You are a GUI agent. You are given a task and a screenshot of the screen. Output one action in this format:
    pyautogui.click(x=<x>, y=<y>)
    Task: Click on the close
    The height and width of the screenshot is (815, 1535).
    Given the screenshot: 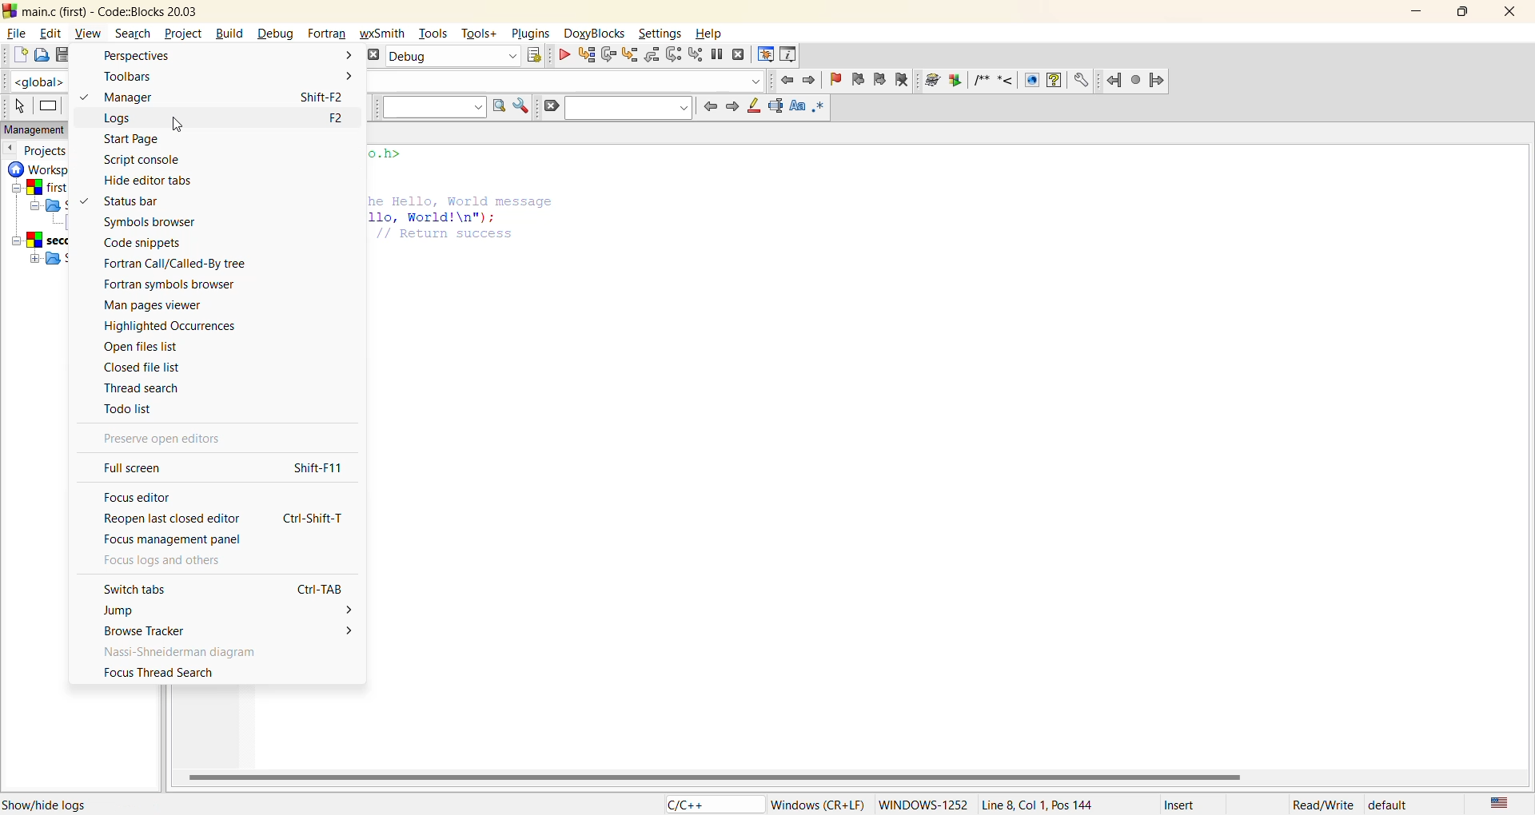 What is the action you would take?
    pyautogui.click(x=1513, y=14)
    